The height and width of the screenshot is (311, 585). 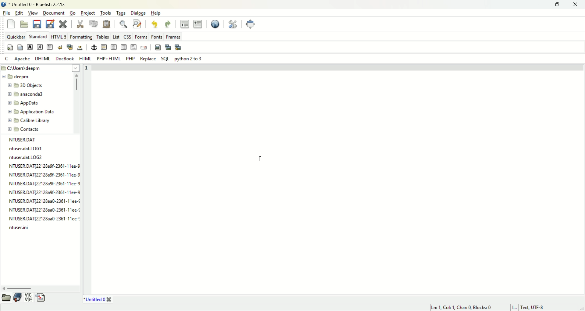 What do you see at coordinates (156, 13) in the screenshot?
I see `help` at bounding box center [156, 13].